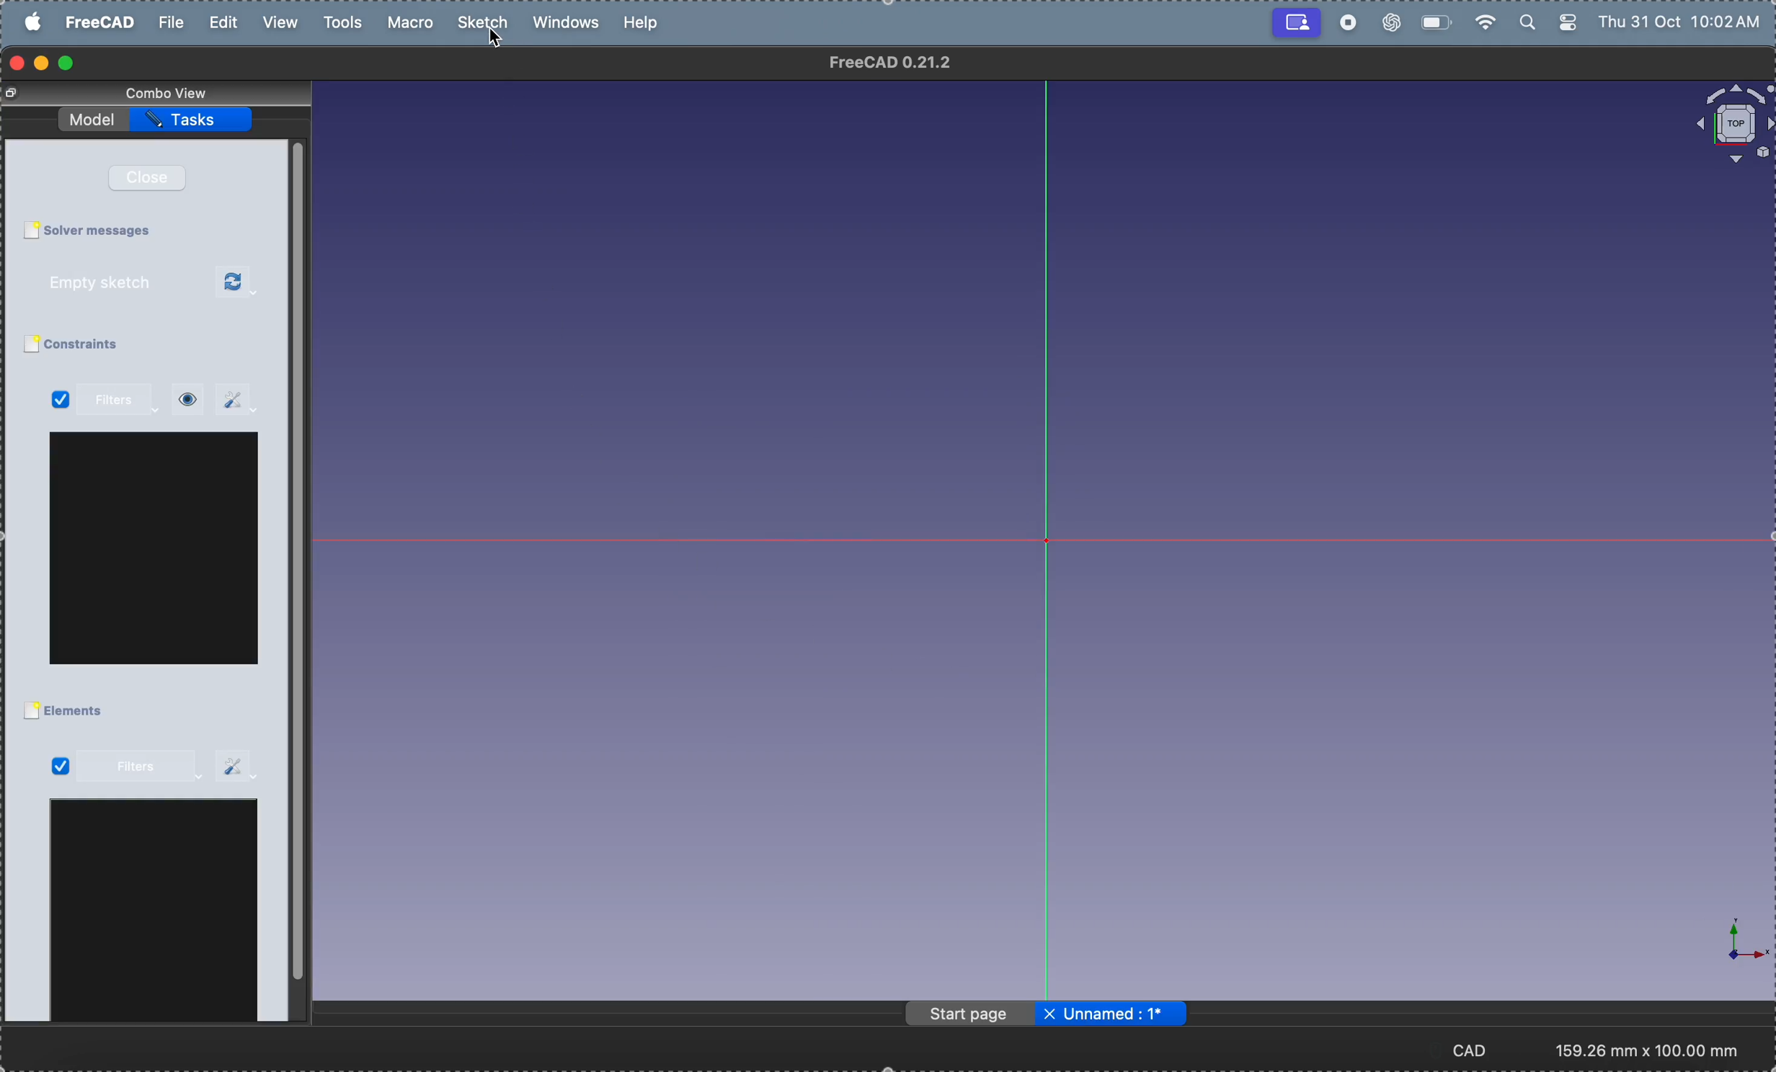 The height and width of the screenshot is (1072, 1776). What do you see at coordinates (347, 23) in the screenshot?
I see `tools` at bounding box center [347, 23].